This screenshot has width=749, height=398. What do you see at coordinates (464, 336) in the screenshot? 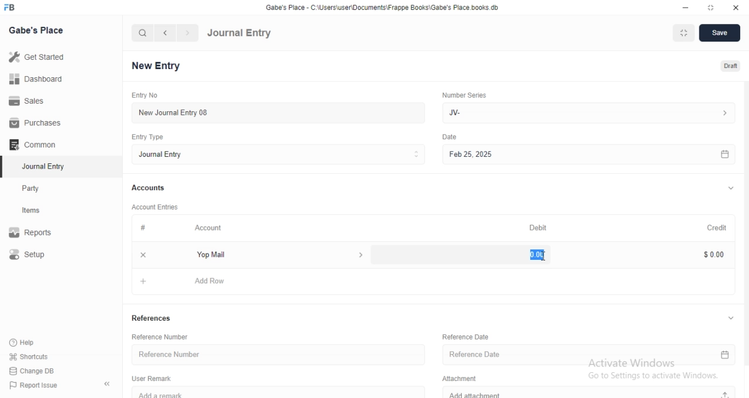
I see `Reference Date` at bounding box center [464, 336].